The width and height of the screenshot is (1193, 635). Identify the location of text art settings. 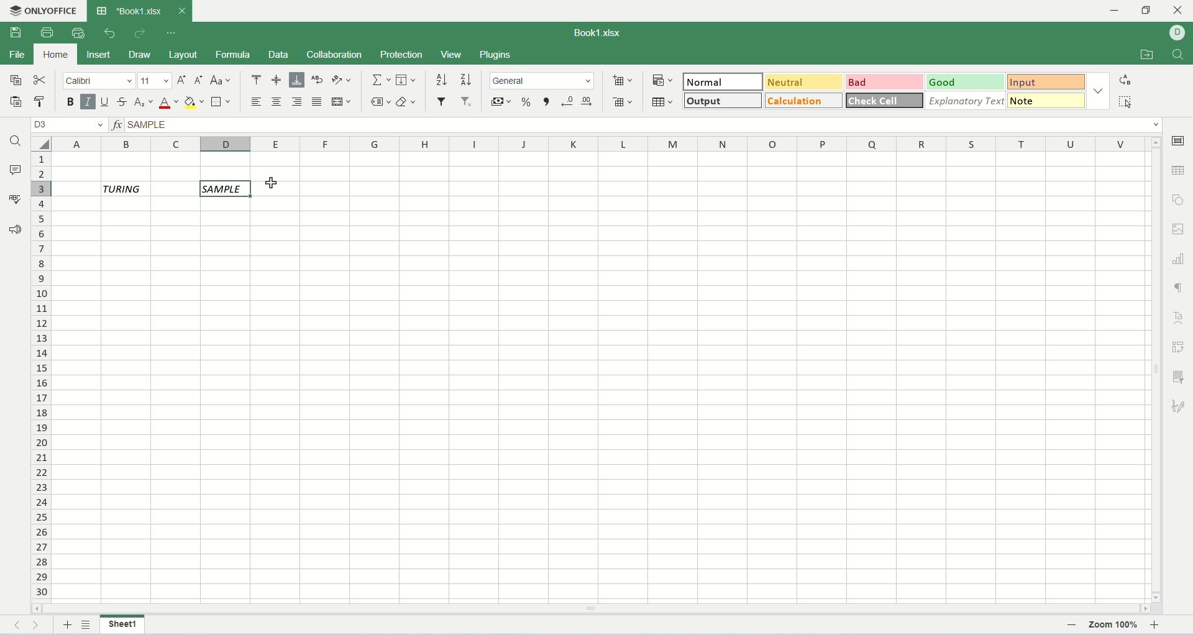
(1179, 317).